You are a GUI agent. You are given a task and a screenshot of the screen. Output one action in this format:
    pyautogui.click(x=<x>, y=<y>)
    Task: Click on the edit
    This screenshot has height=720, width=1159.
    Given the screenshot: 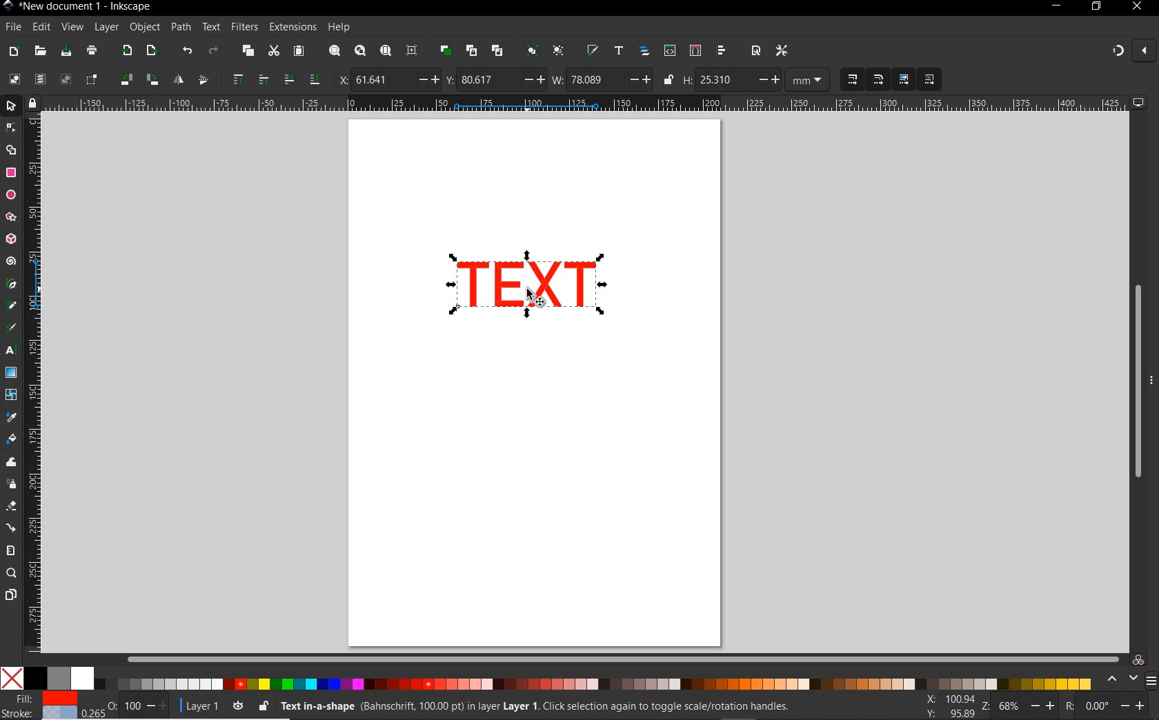 What is the action you would take?
    pyautogui.click(x=41, y=27)
    